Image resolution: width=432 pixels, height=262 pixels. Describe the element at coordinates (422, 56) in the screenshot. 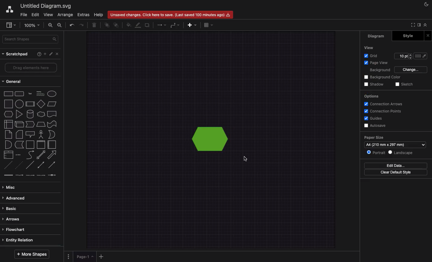

I see `color fill` at that location.